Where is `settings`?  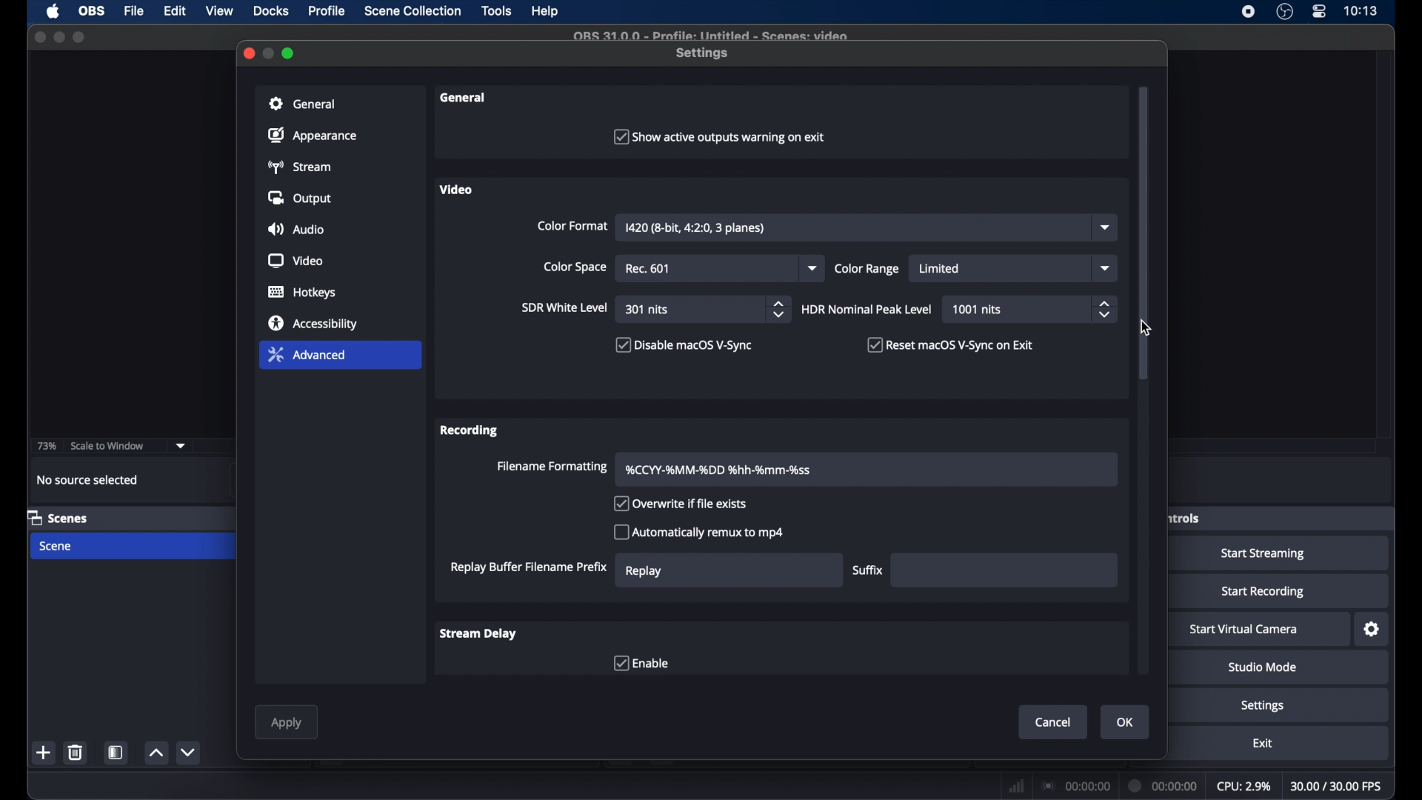 settings is located at coordinates (704, 53).